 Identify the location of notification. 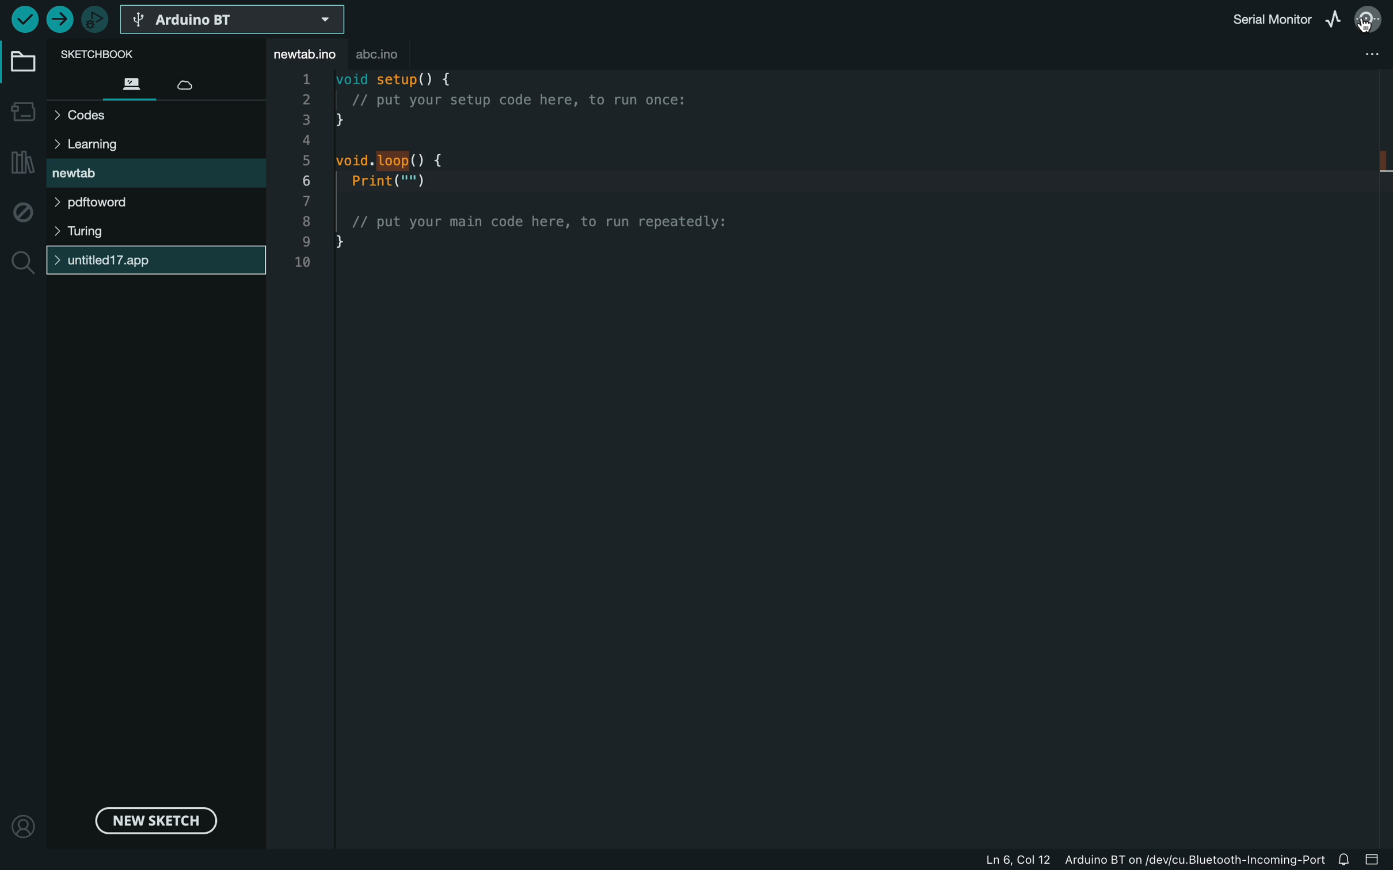
(1349, 861).